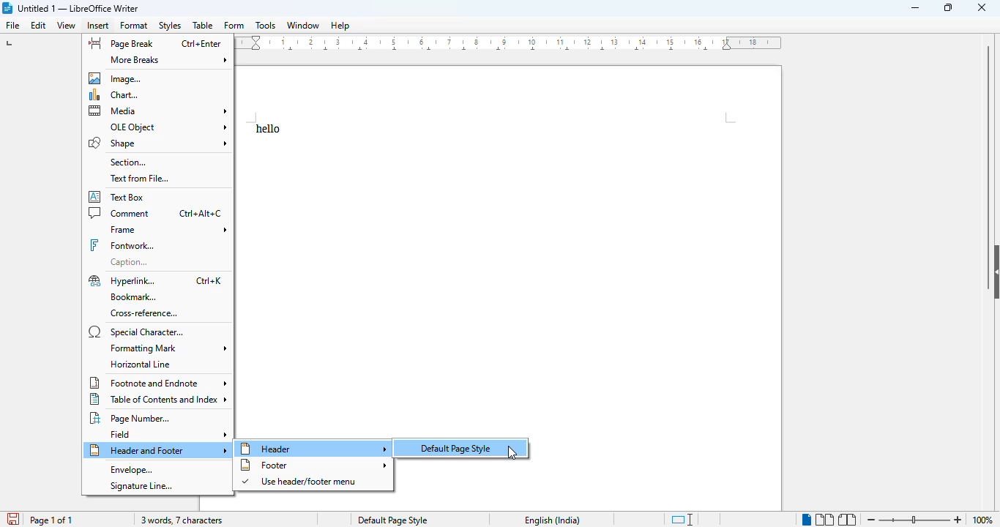  What do you see at coordinates (140, 487) in the screenshot?
I see `signature line` at bounding box center [140, 487].